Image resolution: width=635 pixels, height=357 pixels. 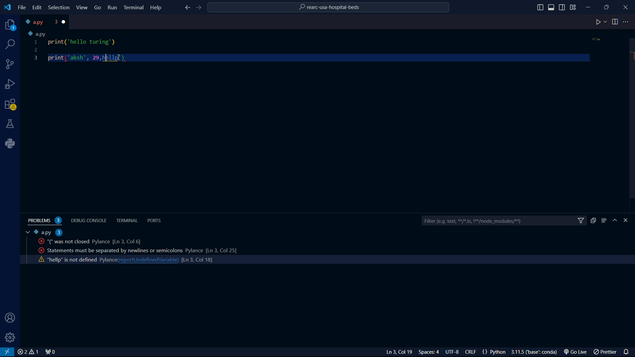 What do you see at coordinates (127, 220) in the screenshot?
I see `terminal` at bounding box center [127, 220].